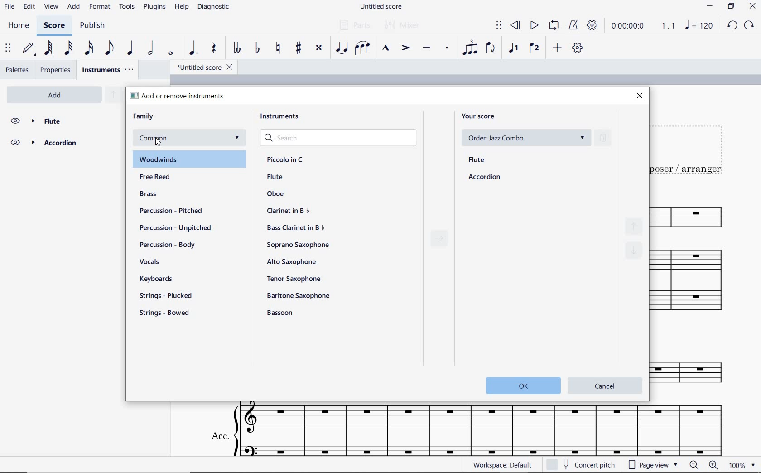 This screenshot has width=761, height=473. Describe the element at coordinates (736, 466) in the screenshot. I see `zoom factor` at that location.